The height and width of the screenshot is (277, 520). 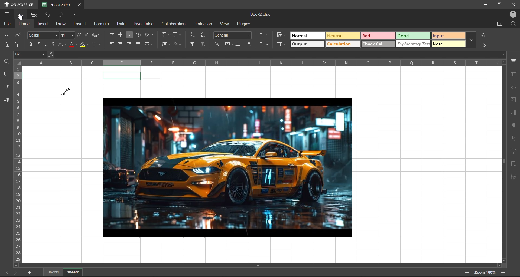 What do you see at coordinates (6, 61) in the screenshot?
I see `find` at bounding box center [6, 61].